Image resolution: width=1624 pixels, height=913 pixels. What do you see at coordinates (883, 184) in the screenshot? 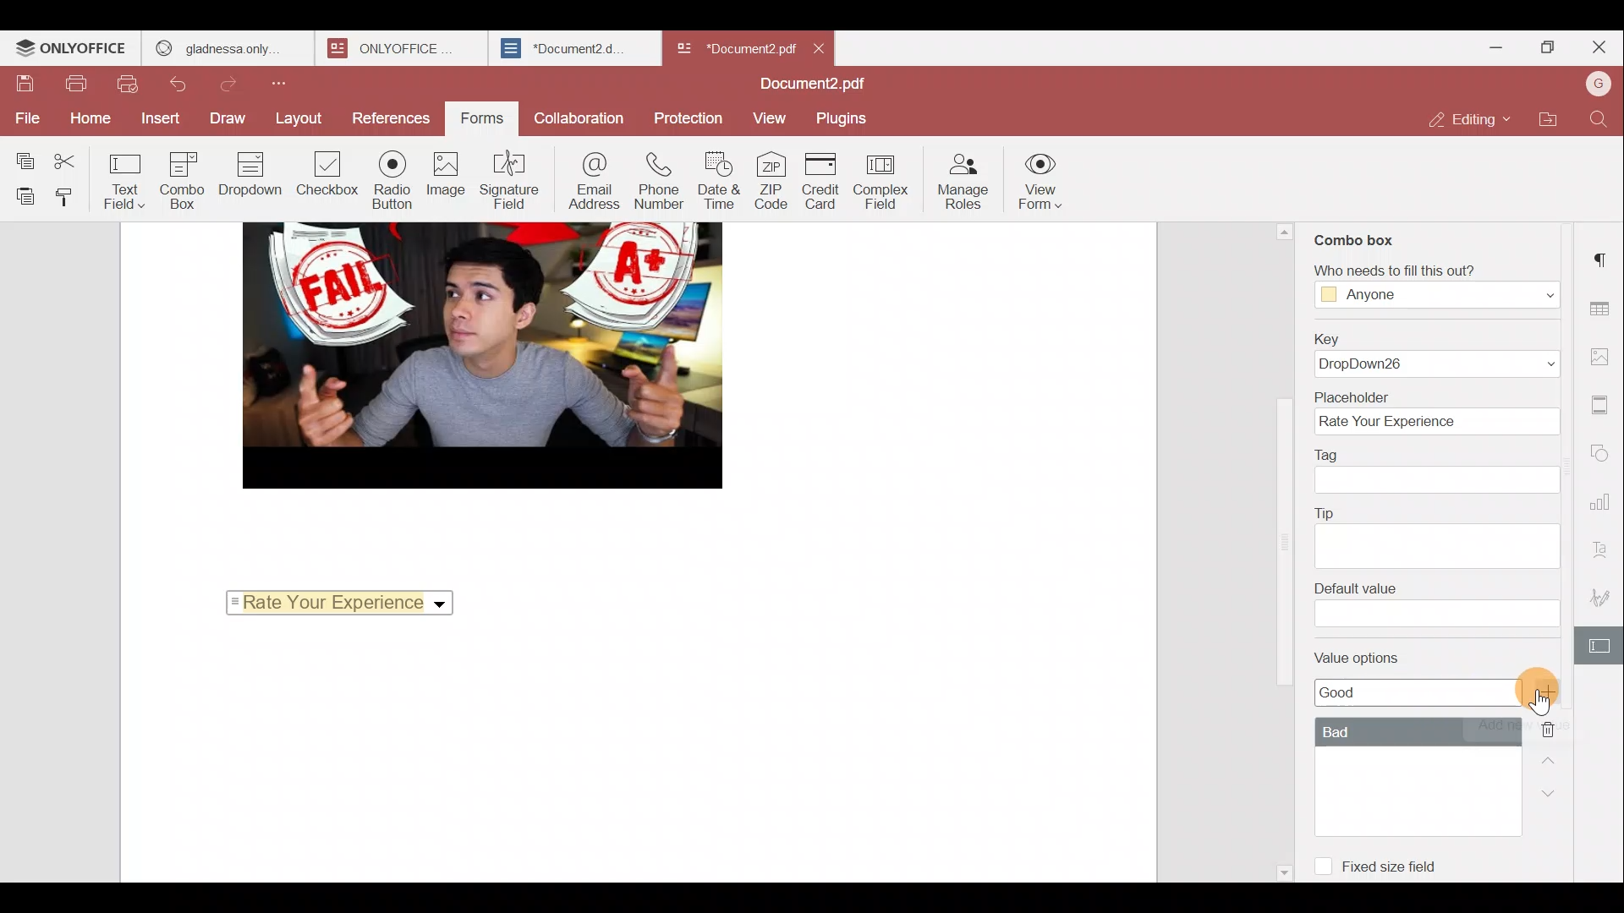
I see `Complex field` at bounding box center [883, 184].